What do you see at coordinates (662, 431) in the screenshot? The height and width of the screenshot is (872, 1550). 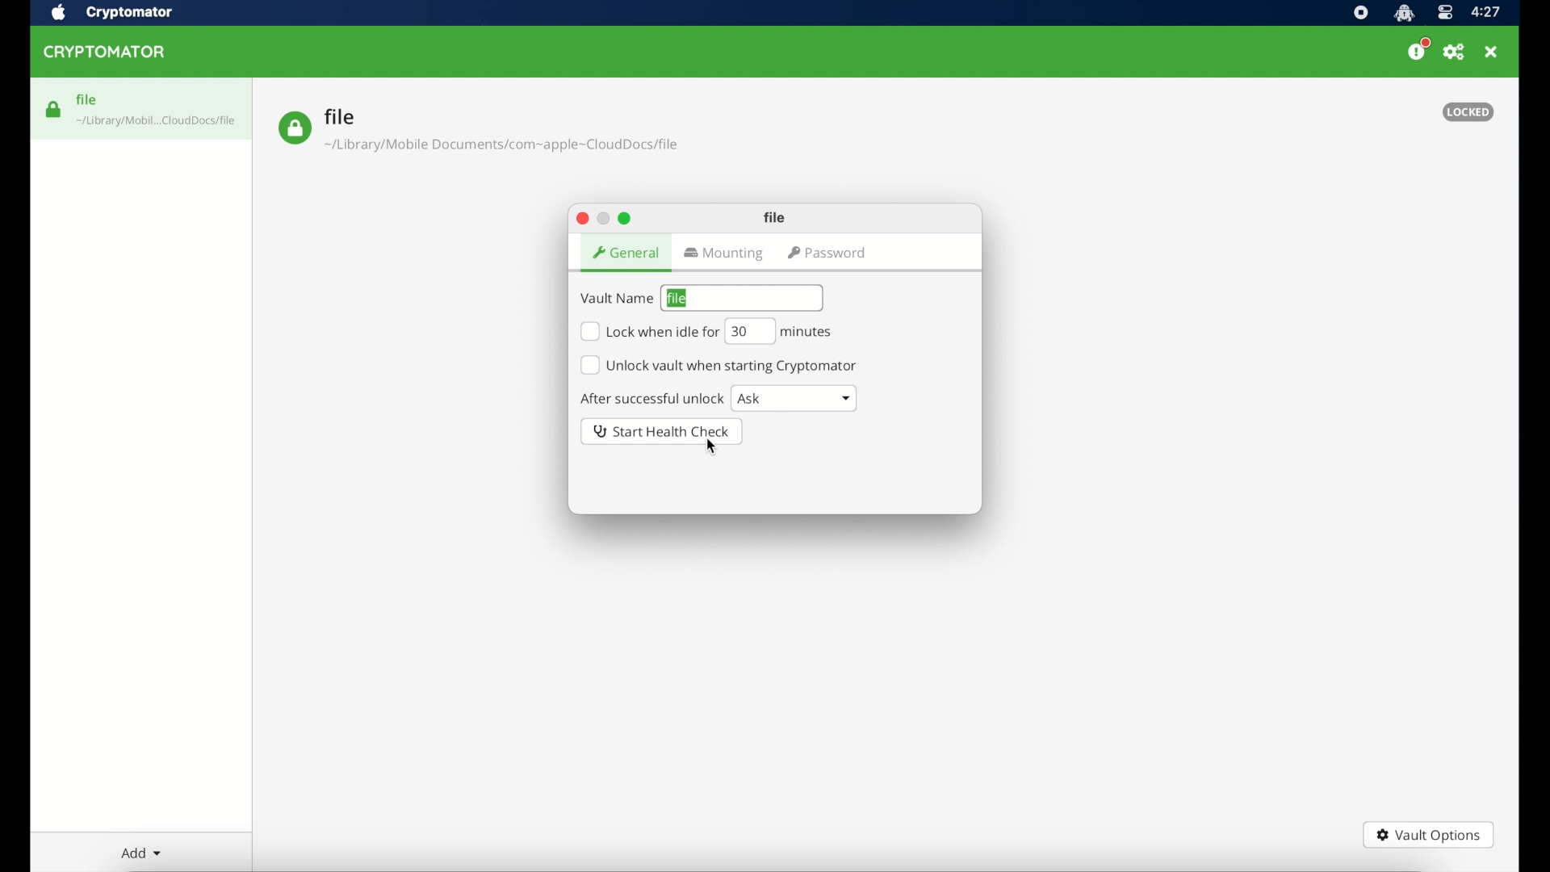 I see `start health check` at bounding box center [662, 431].